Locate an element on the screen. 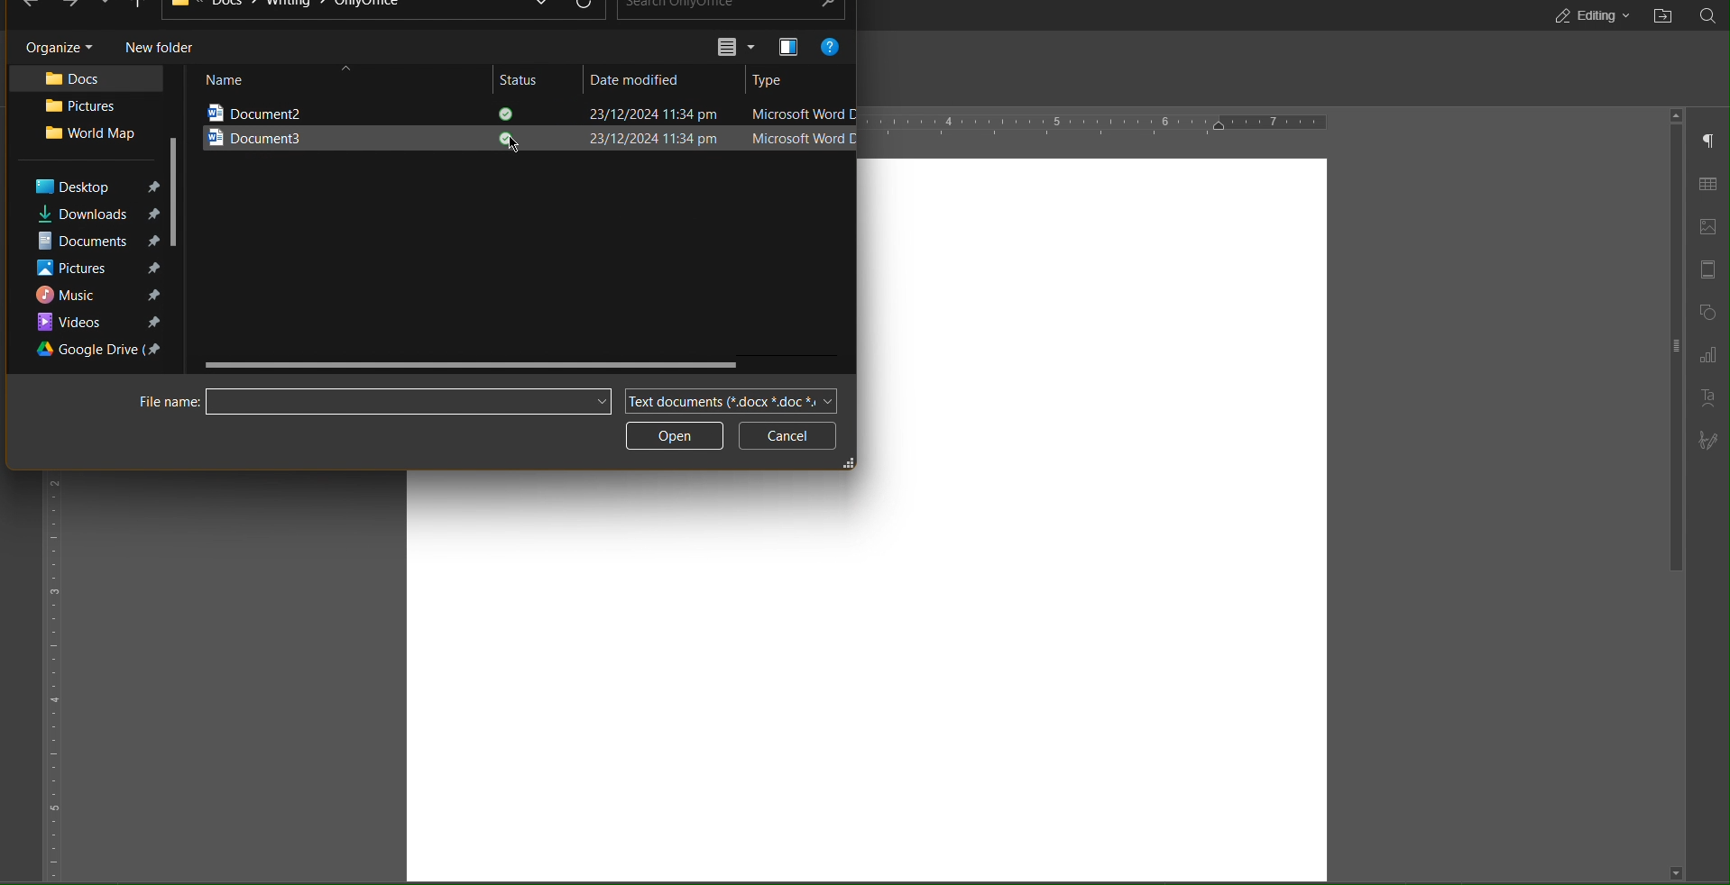 Image resolution: width=1730 pixels, height=885 pixels. Header Footer is located at coordinates (1710, 270).